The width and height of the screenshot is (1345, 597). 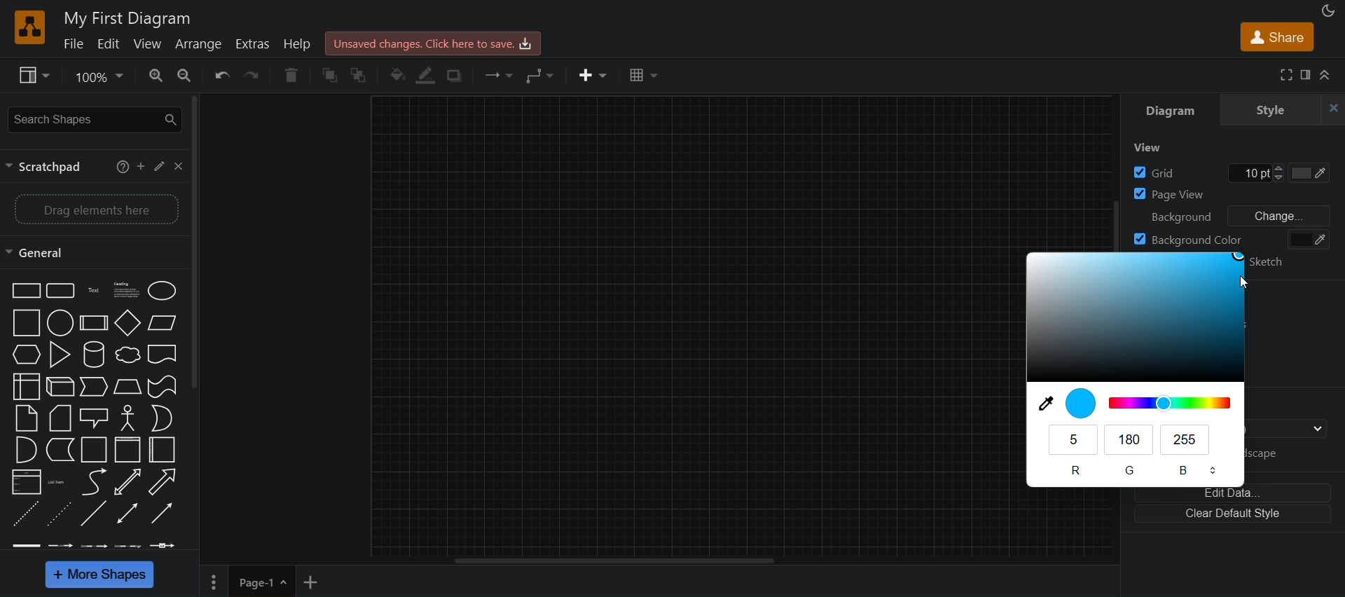 I want to click on title, so click(x=127, y=17).